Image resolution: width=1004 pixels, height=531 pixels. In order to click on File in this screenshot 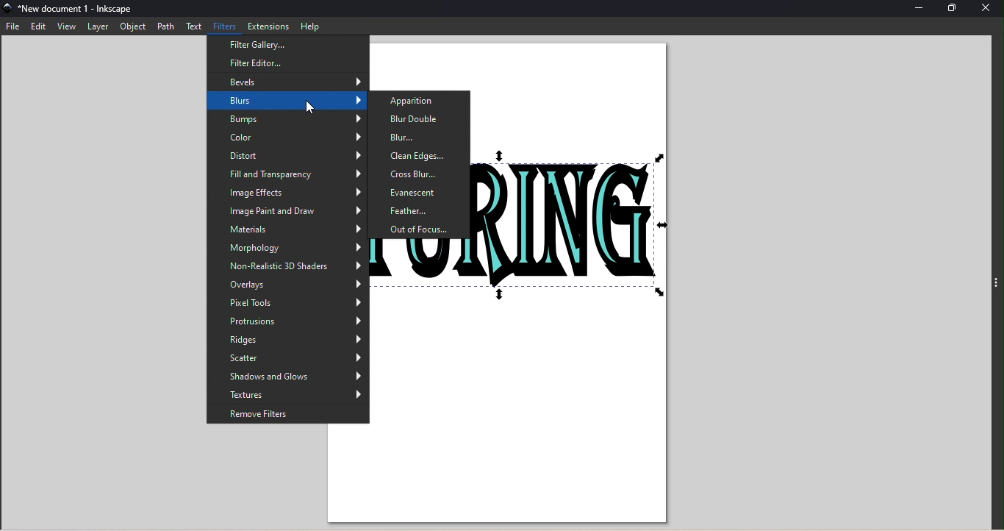, I will do `click(15, 26)`.